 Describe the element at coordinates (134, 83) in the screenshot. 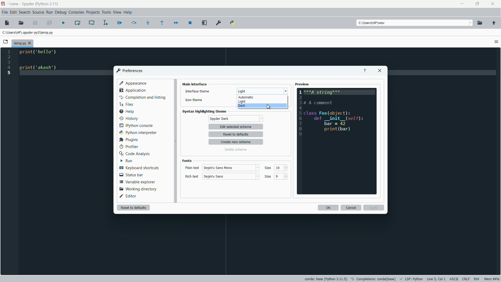

I see `appearance` at that location.